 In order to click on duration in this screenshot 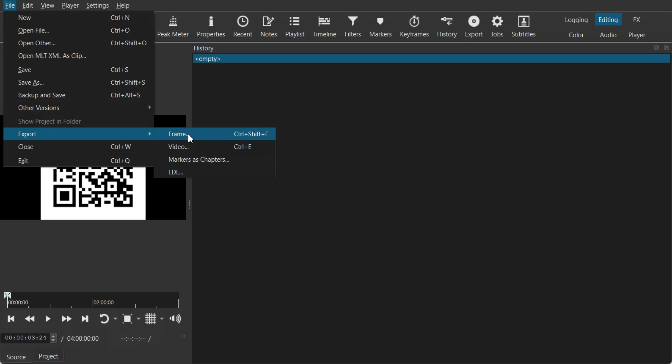, I will do `click(93, 300)`.